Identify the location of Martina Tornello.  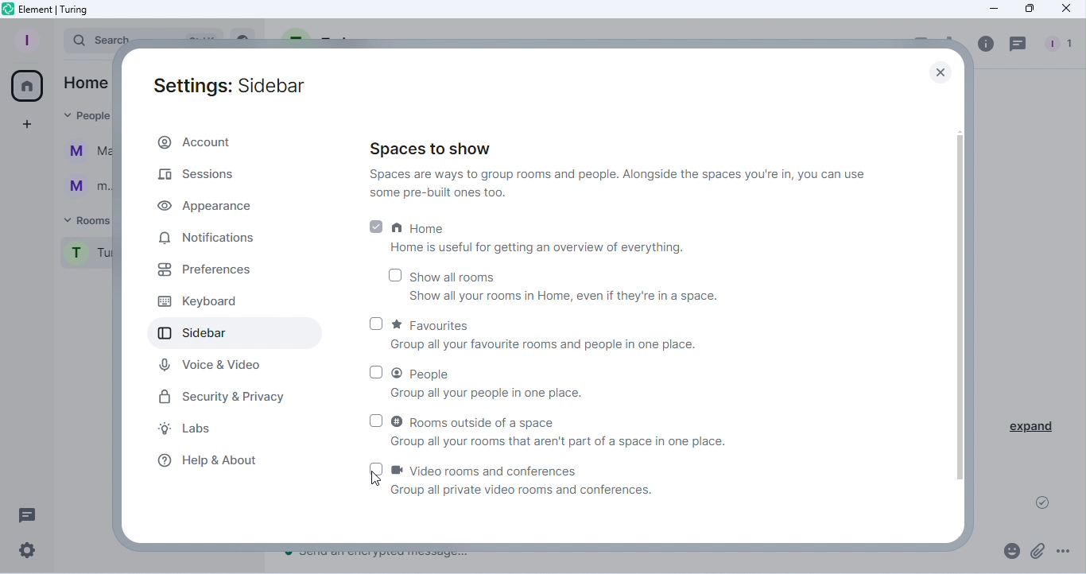
(87, 154).